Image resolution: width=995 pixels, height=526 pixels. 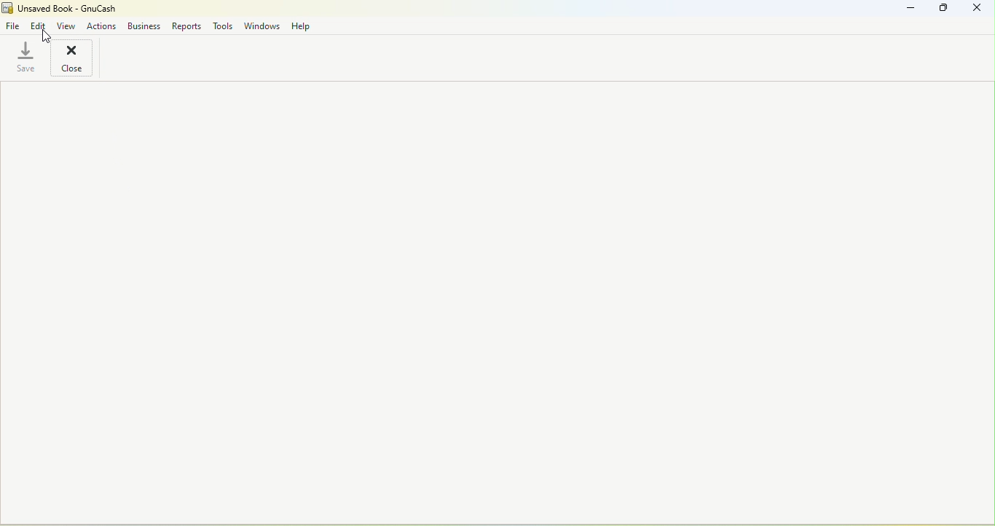 I want to click on Actions, so click(x=101, y=25).